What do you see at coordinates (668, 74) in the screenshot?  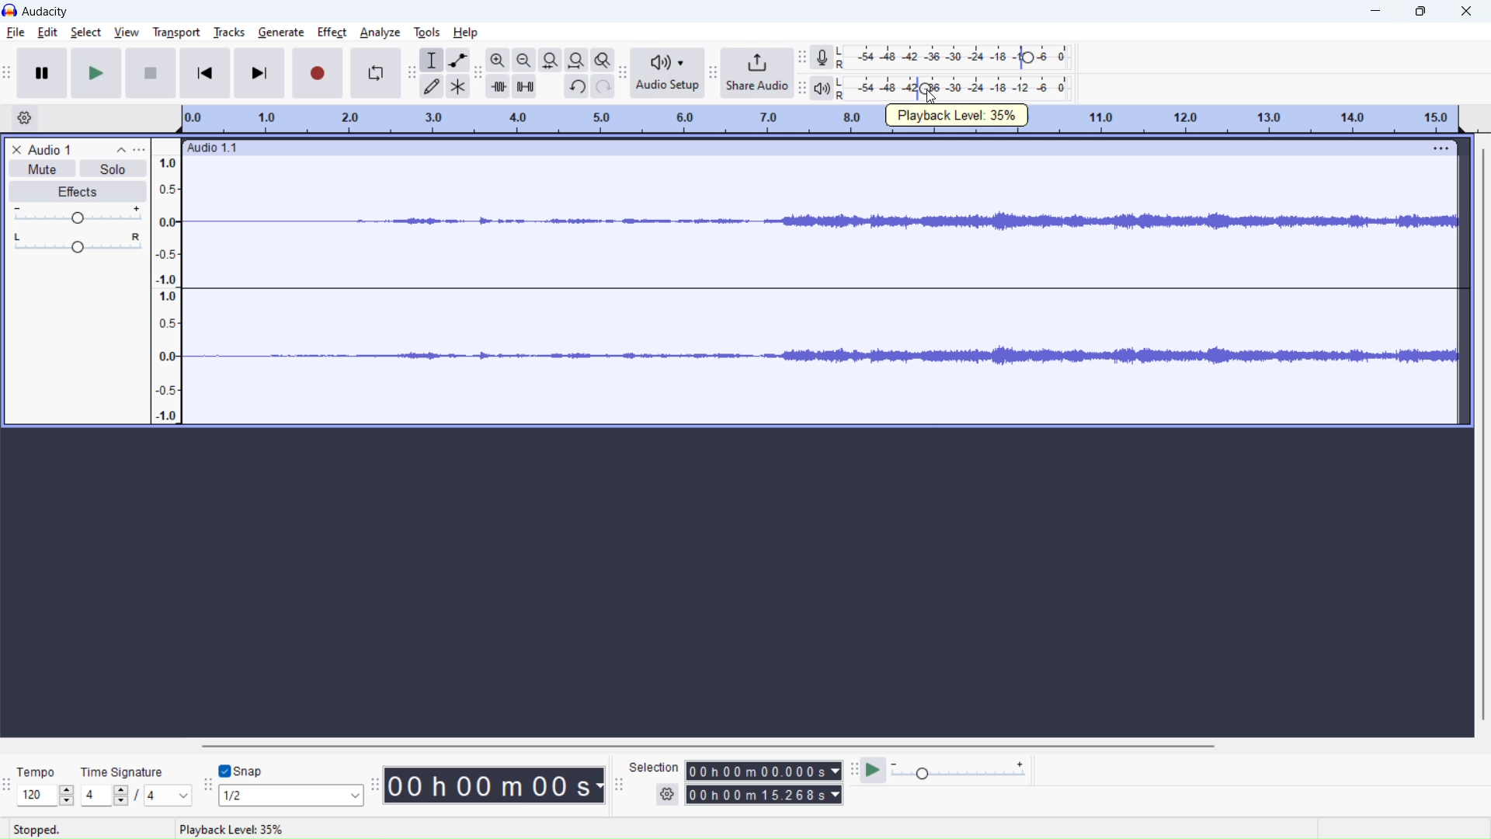 I see `audio setup` at bounding box center [668, 74].